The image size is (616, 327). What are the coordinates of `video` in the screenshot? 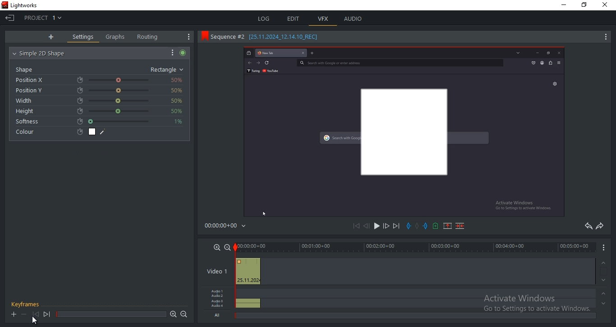 It's located at (247, 272).